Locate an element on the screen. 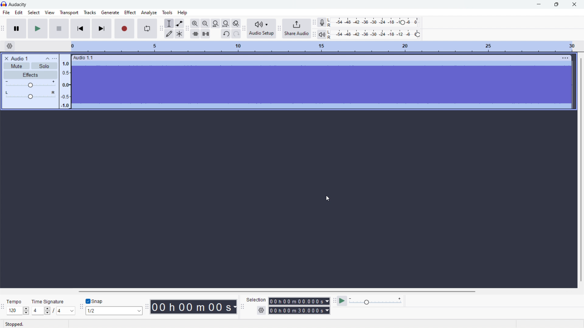 The height and width of the screenshot is (328, 584). playback level is located at coordinates (377, 35).